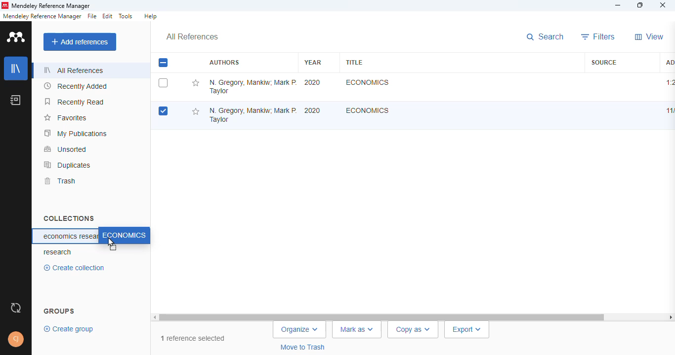 Image resolution: width=675 pixels, height=355 pixels. What do you see at coordinates (60, 310) in the screenshot?
I see `groups` at bounding box center [60, 310].